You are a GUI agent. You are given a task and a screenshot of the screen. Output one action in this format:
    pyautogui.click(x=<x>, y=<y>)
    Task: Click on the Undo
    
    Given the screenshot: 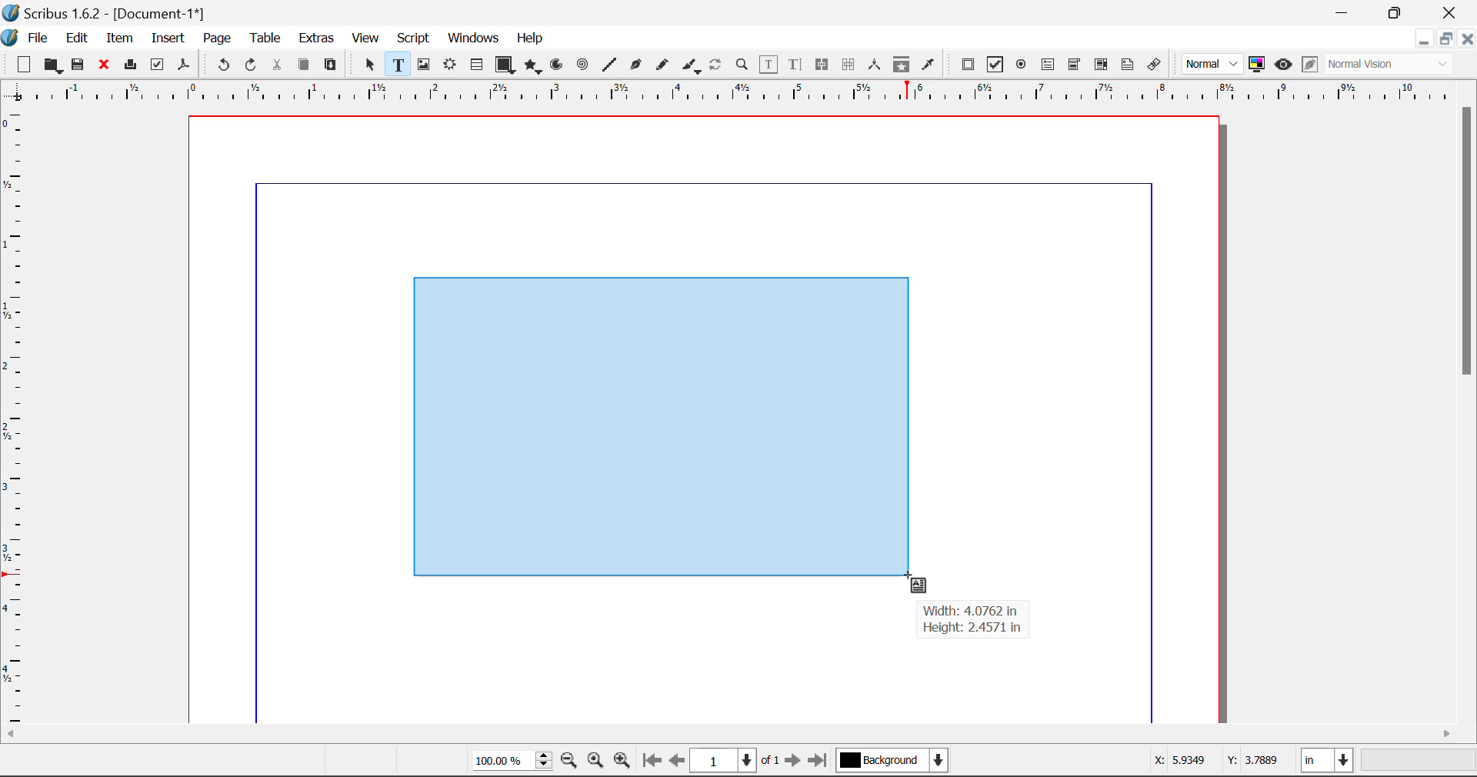 What is the action you would take?
    pyautogui.click(x=221, y=65)
    